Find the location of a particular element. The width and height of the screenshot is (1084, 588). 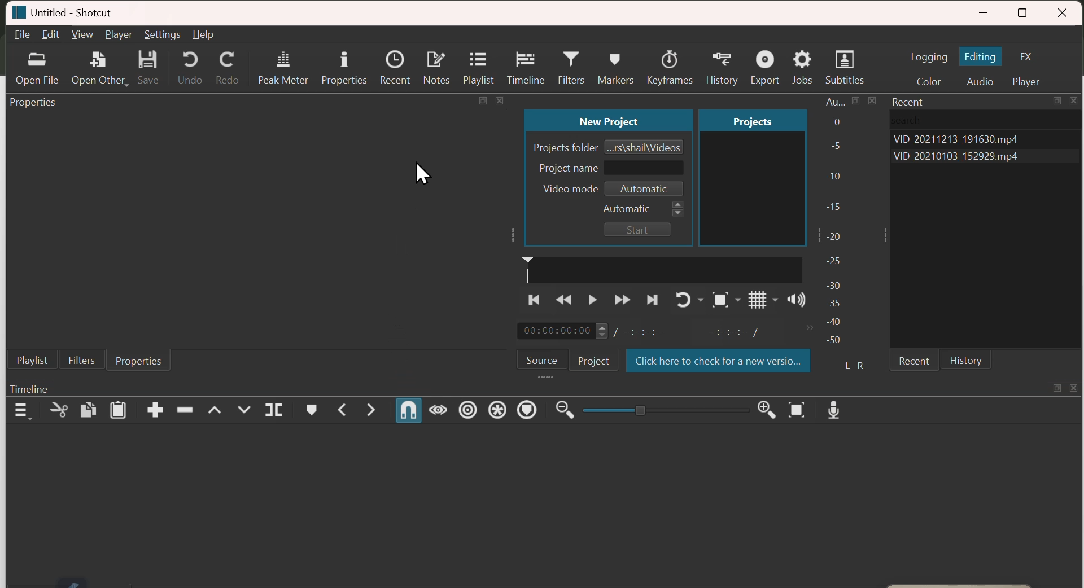

Player is located at coordinates (119, 34).